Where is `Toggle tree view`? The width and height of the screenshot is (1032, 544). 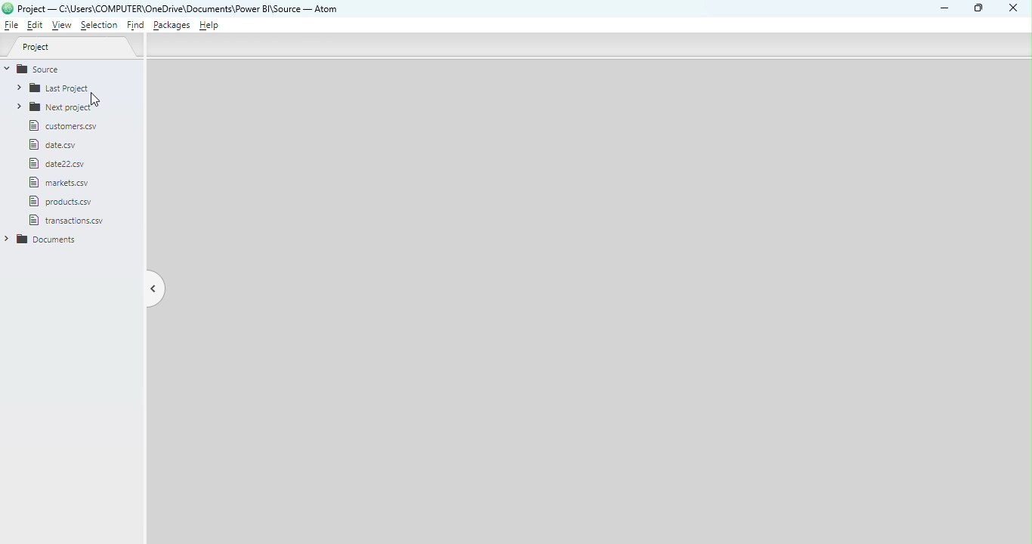 Toggle tree view is located at coordinates (156, 289).